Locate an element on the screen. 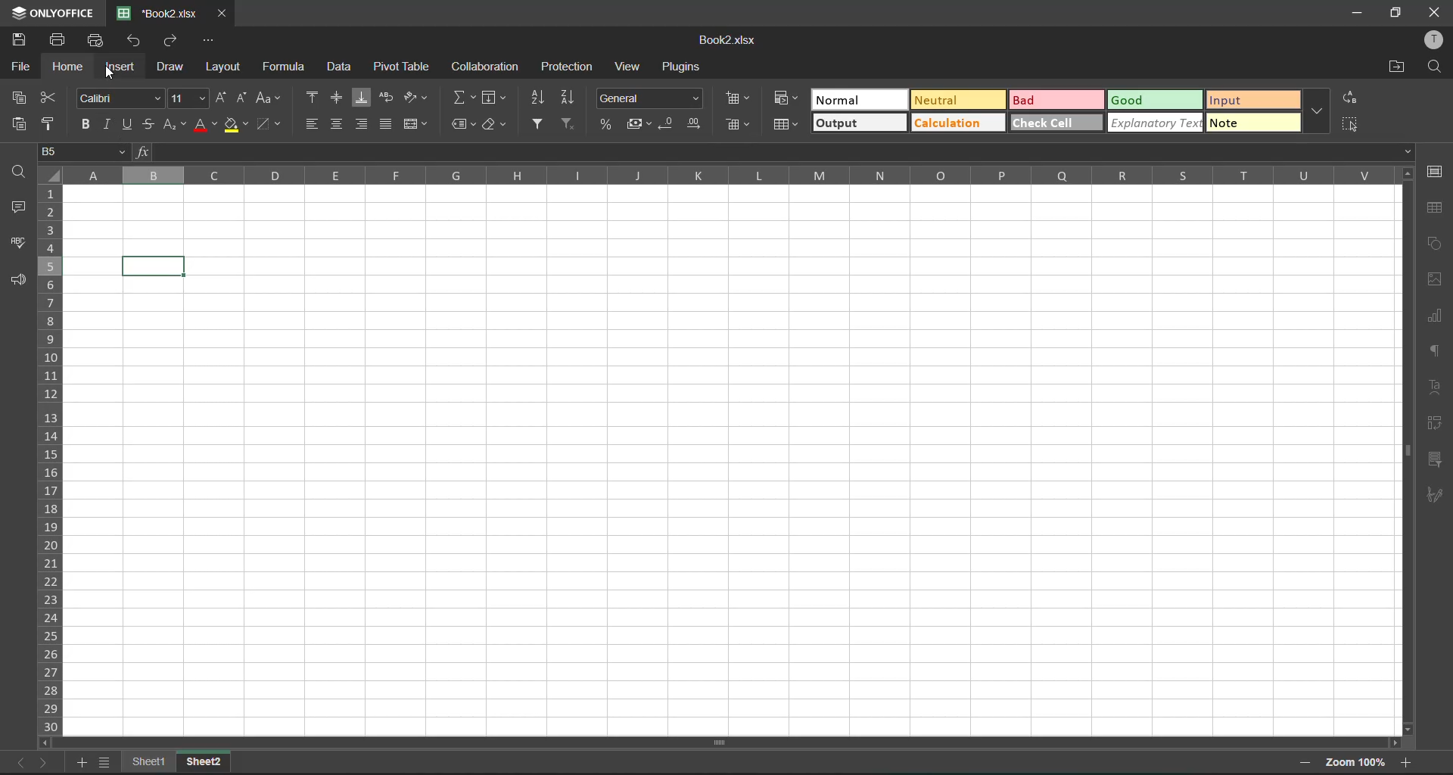  increment size is located at coordinates (222, 98).